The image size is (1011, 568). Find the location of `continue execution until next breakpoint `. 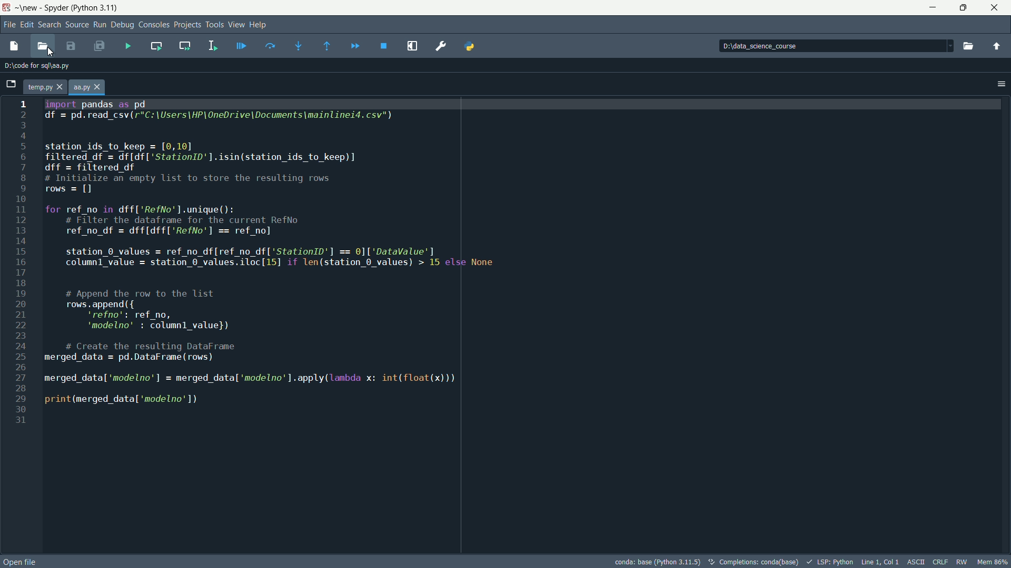

continue execution until next breakpoint  is located at coordinates (354, 45).